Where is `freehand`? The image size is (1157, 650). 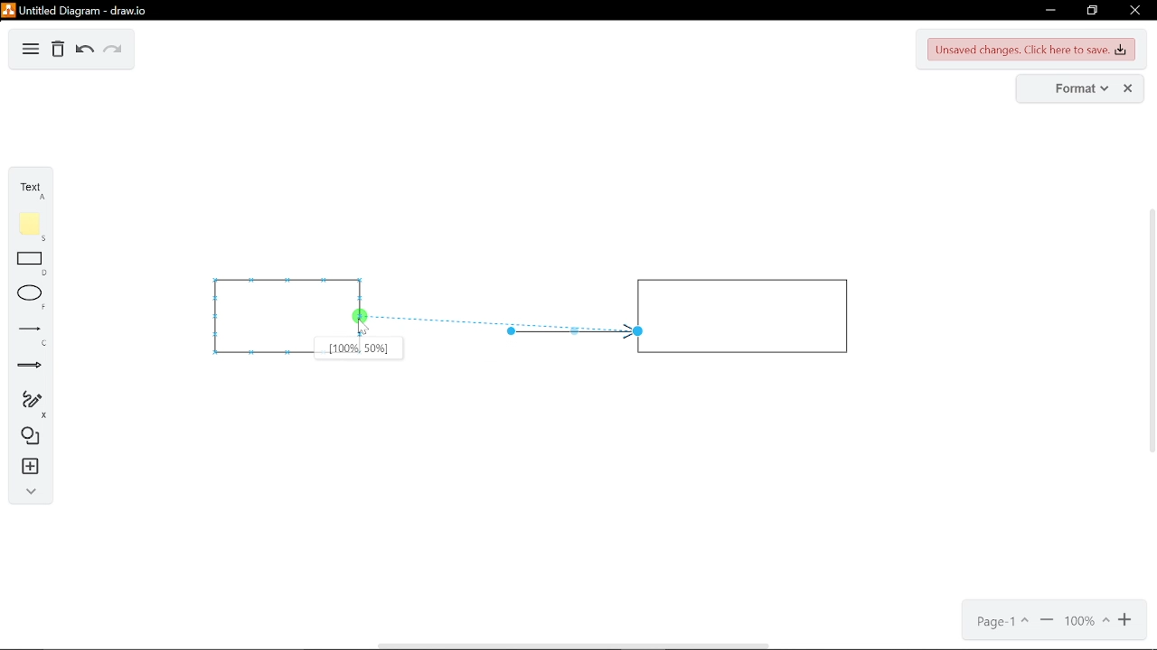 freehand is located at coordinates (27, 404).